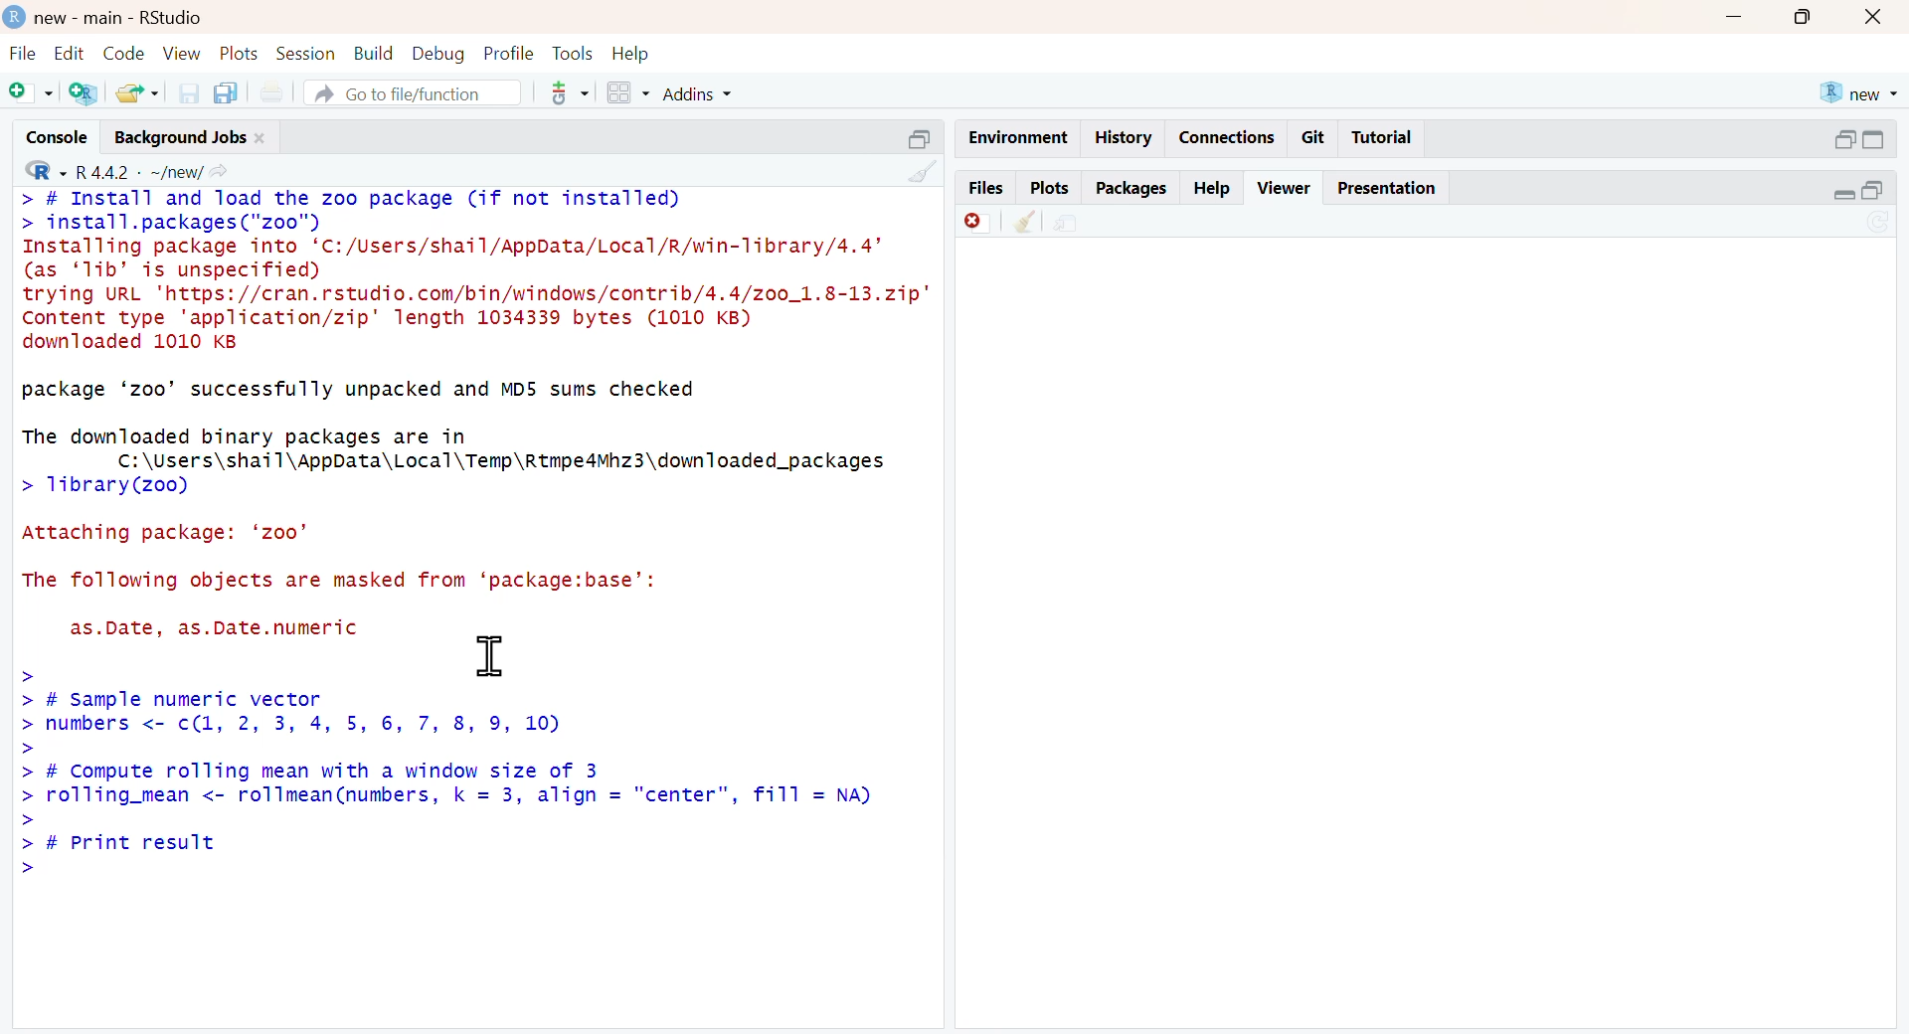  Describe the element at coordinates (510, 54) in the screenshot. I see `profile` at that location.